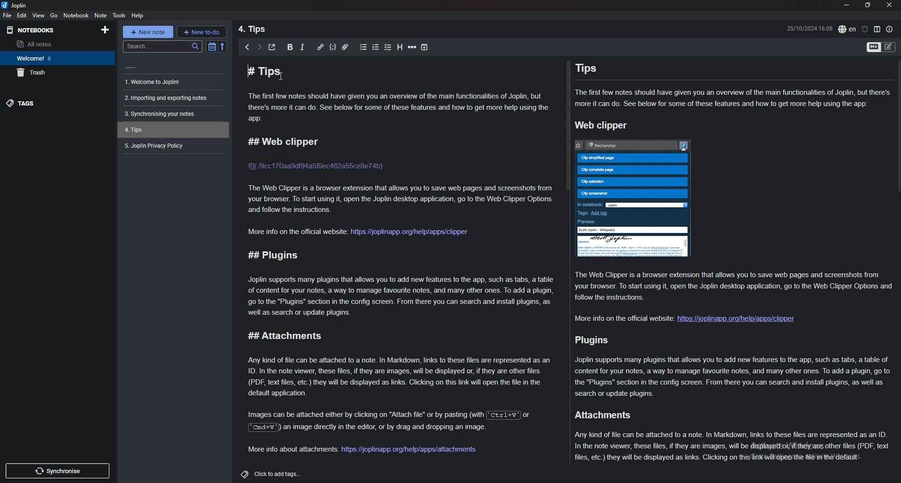  What do you see at coordinates (17, 6) in the screenshot?
I see `joplin` at bounding box center [17, 6].